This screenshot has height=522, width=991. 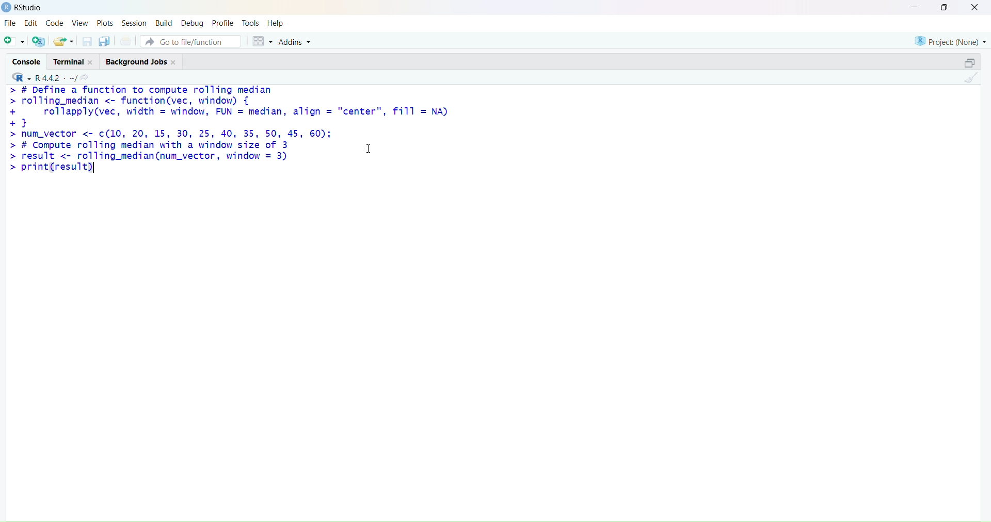 What do you see at coordinates (27, 62) in the screenshot?
I see `console` at bounding box center [27, 62].